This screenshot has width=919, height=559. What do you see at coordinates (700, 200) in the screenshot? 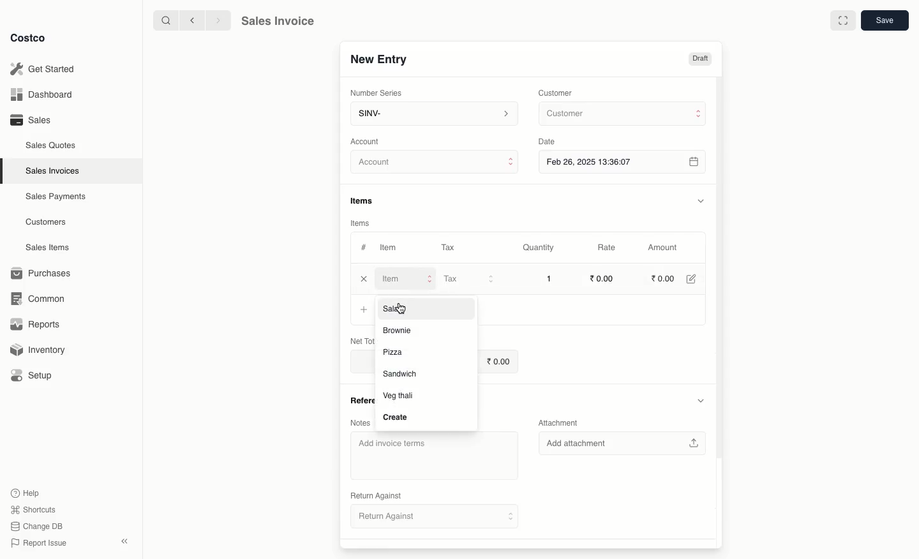
I see `Hide` at bounding box center [700, 200].